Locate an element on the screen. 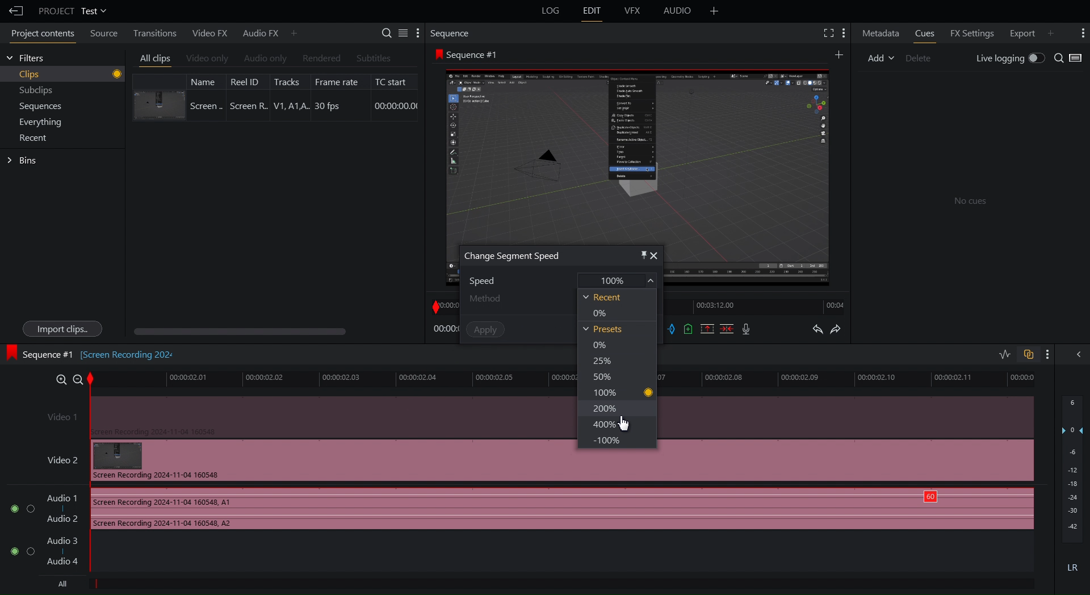  Timeline is located at coordinates (850, 380).